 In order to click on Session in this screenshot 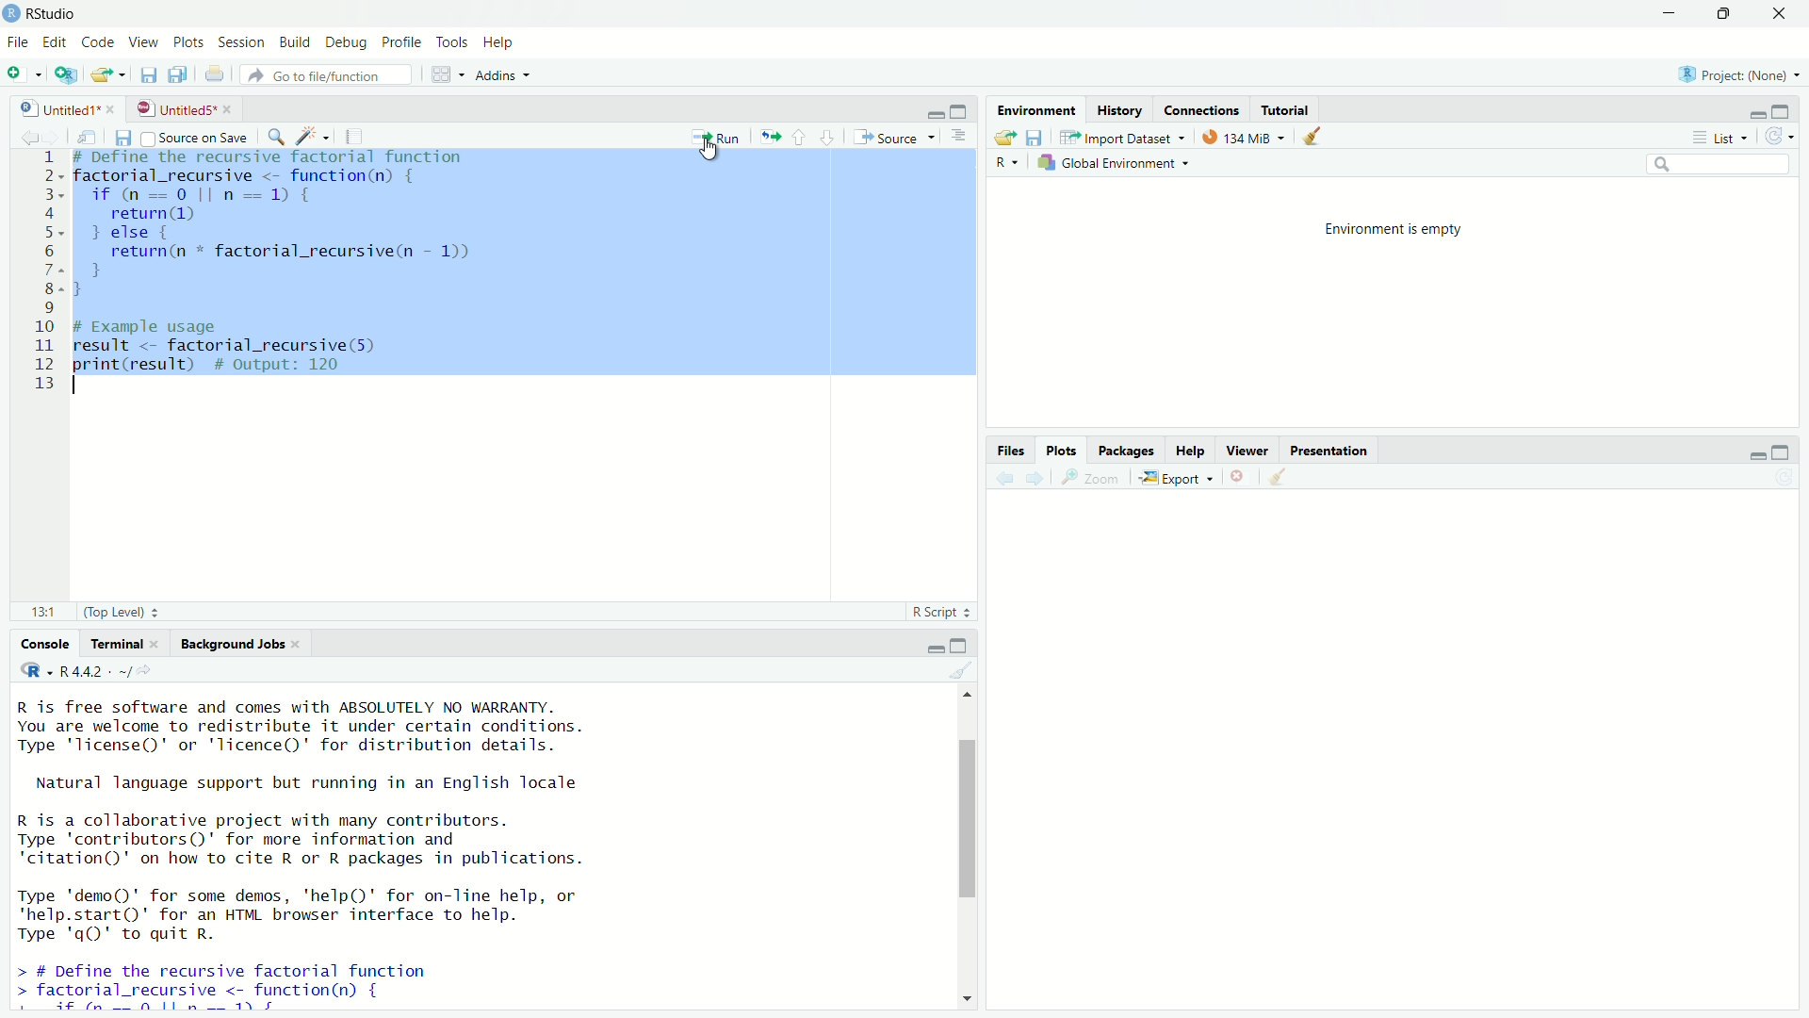, I will do `click(239, 43)`.